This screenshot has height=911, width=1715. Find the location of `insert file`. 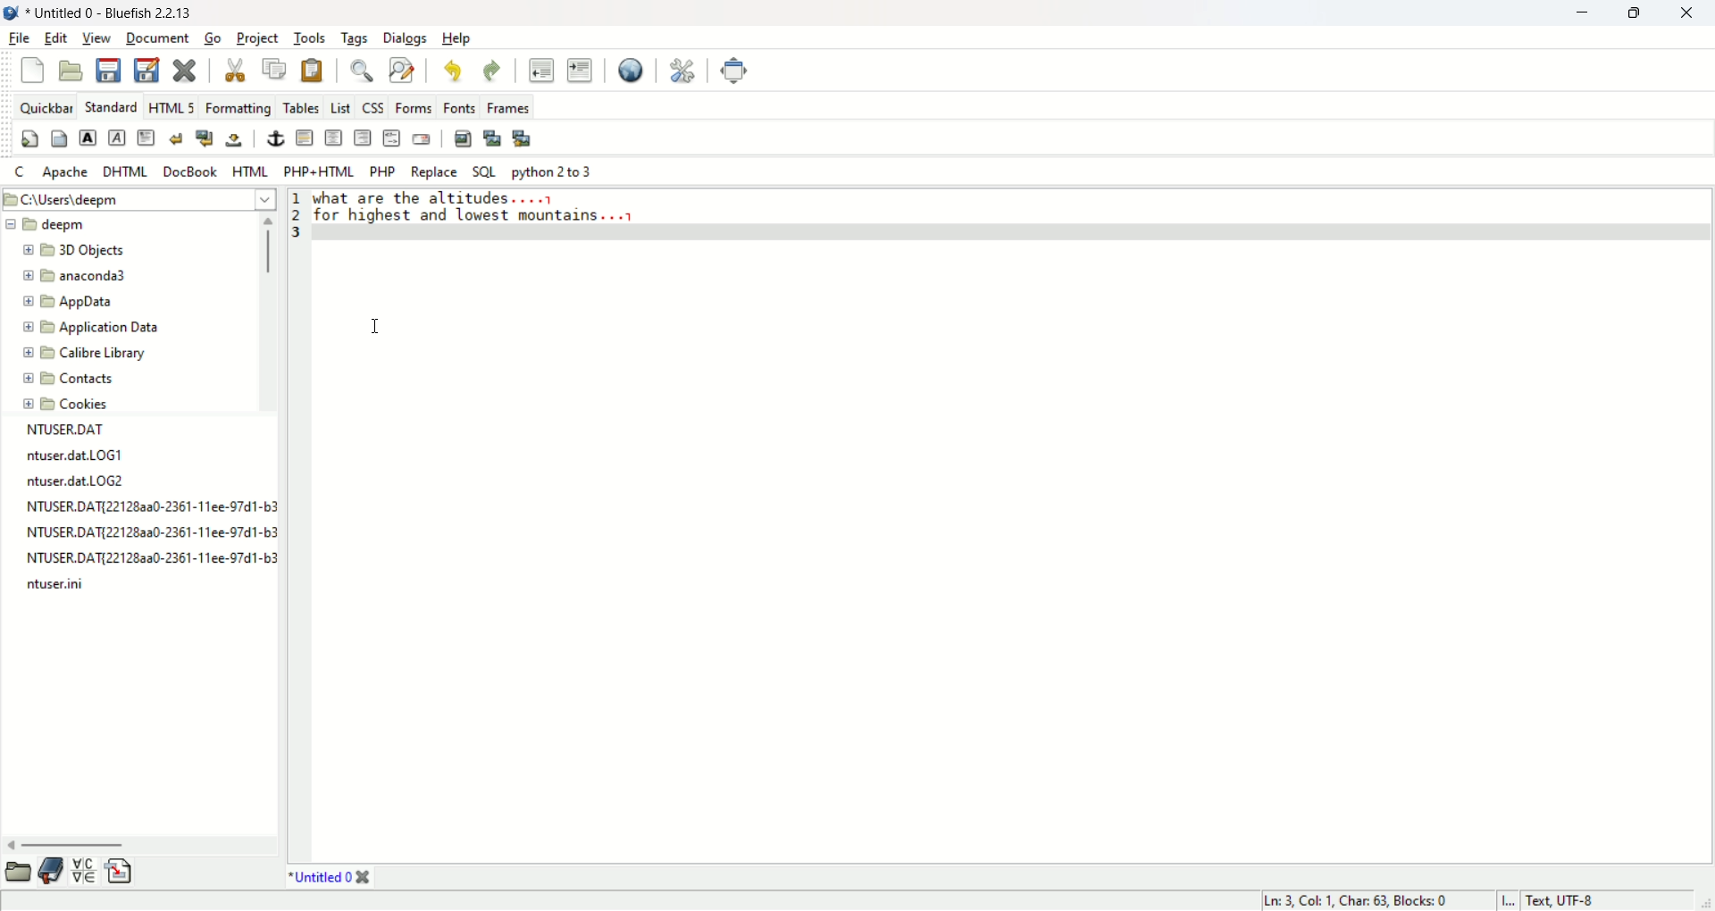

insert file is located at coordinates (124, 871).